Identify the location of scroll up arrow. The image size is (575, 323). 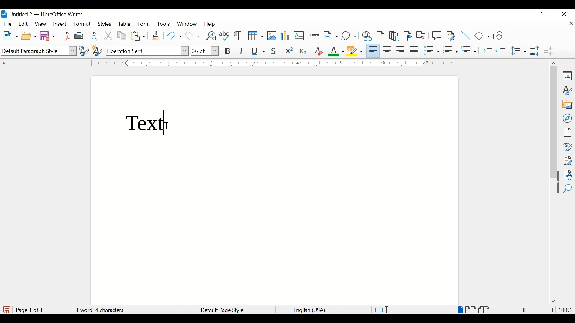
(553, 62).